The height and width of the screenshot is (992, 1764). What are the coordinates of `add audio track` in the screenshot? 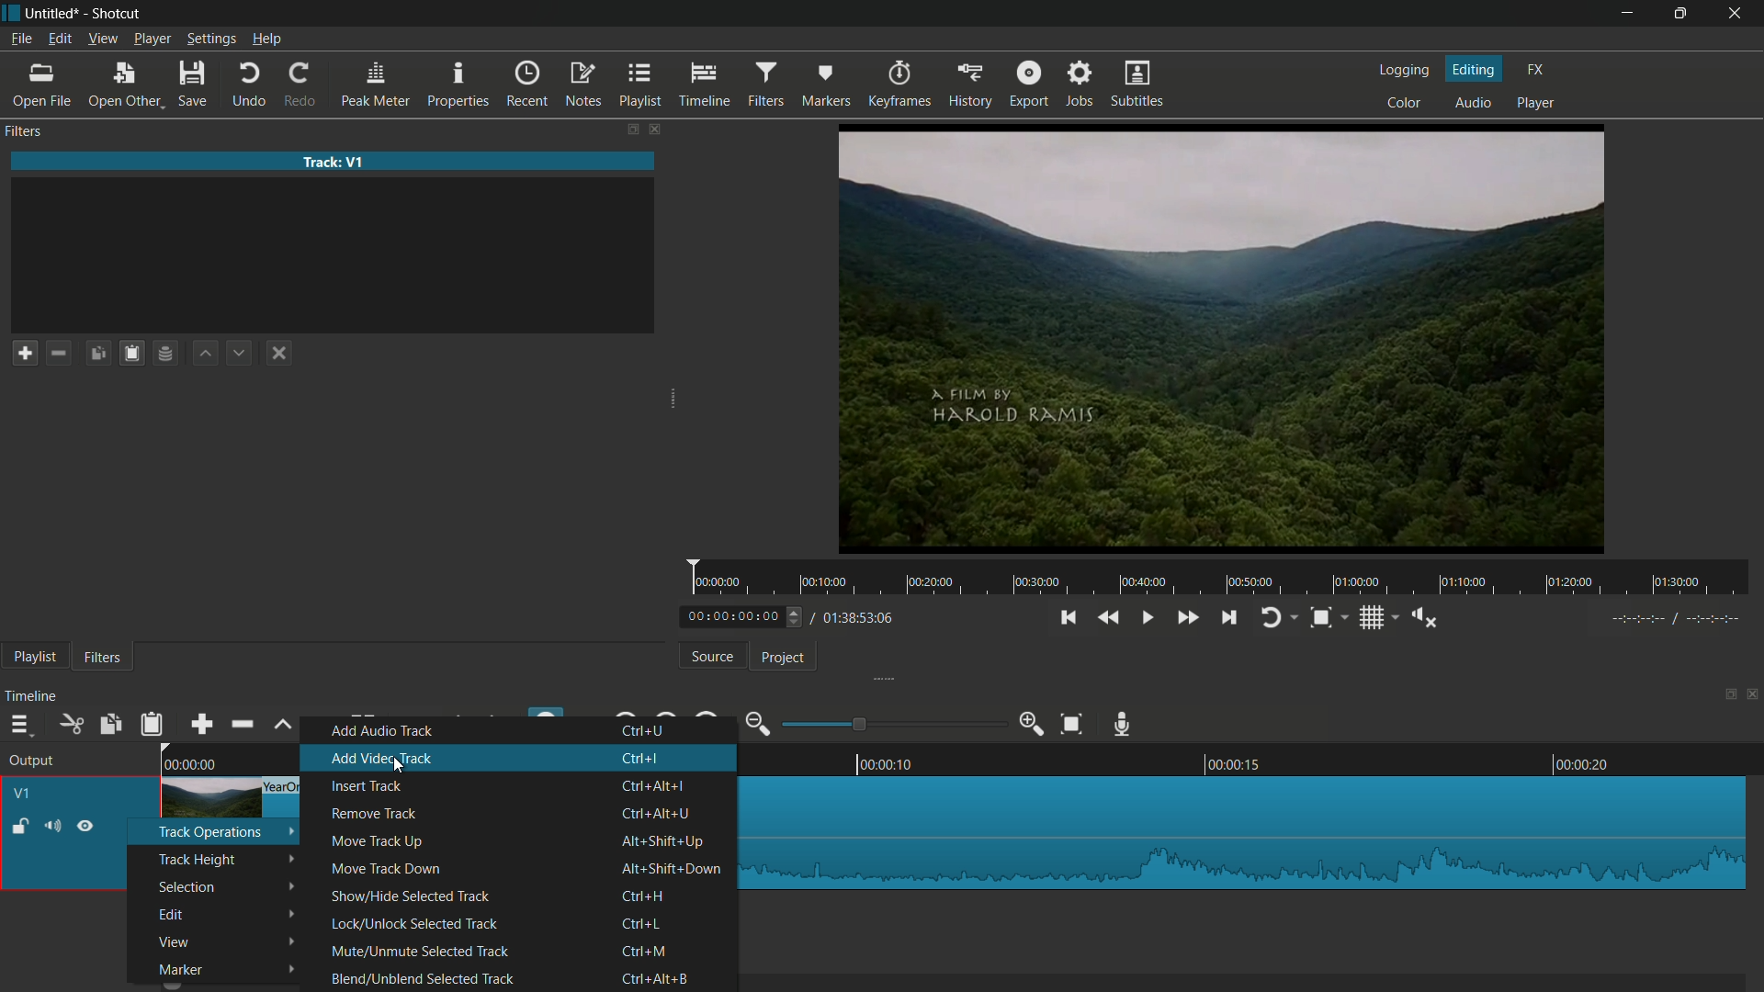 It's located at (383, 730).